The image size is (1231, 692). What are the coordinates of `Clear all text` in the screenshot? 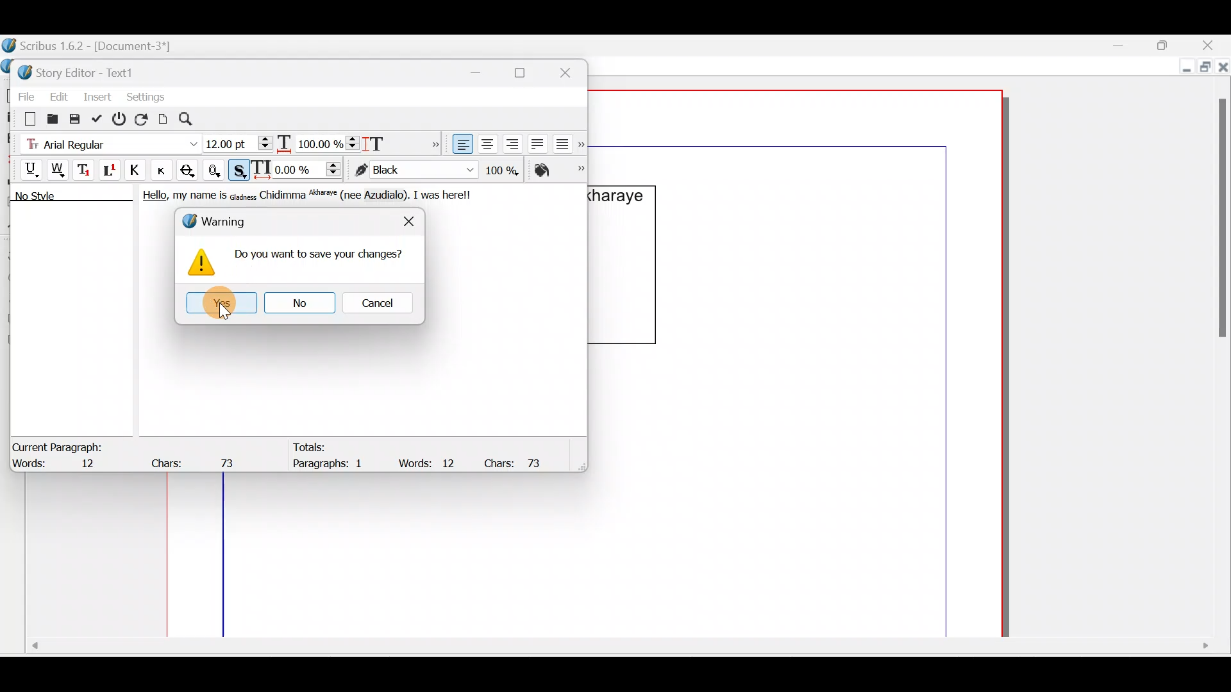 It's located at (24, 118).